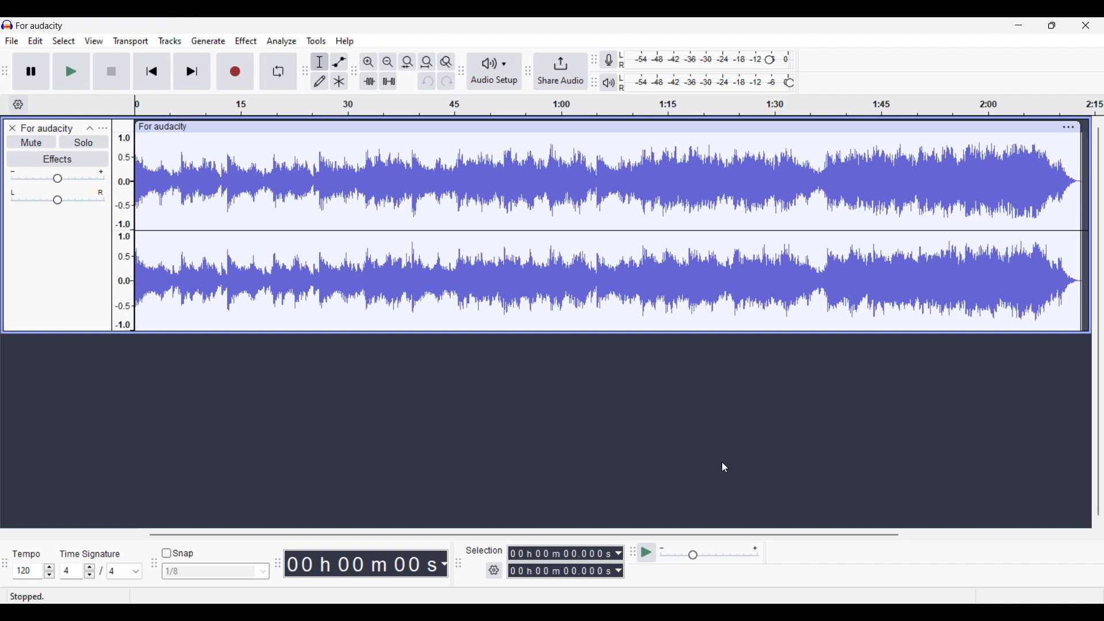 The width and height of the screenshot is (1104, 621). What do you see at coordinates (246, 41) in the screenshot?
I see `Effect menu` at bounding box center [246, 41].